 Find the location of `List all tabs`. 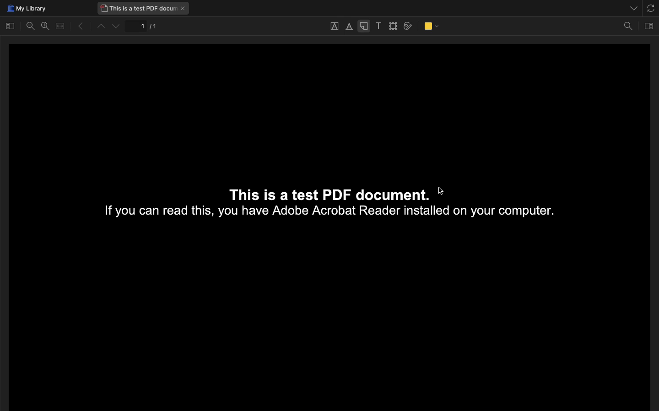

List all tabs is located at coordinates (631, 6).